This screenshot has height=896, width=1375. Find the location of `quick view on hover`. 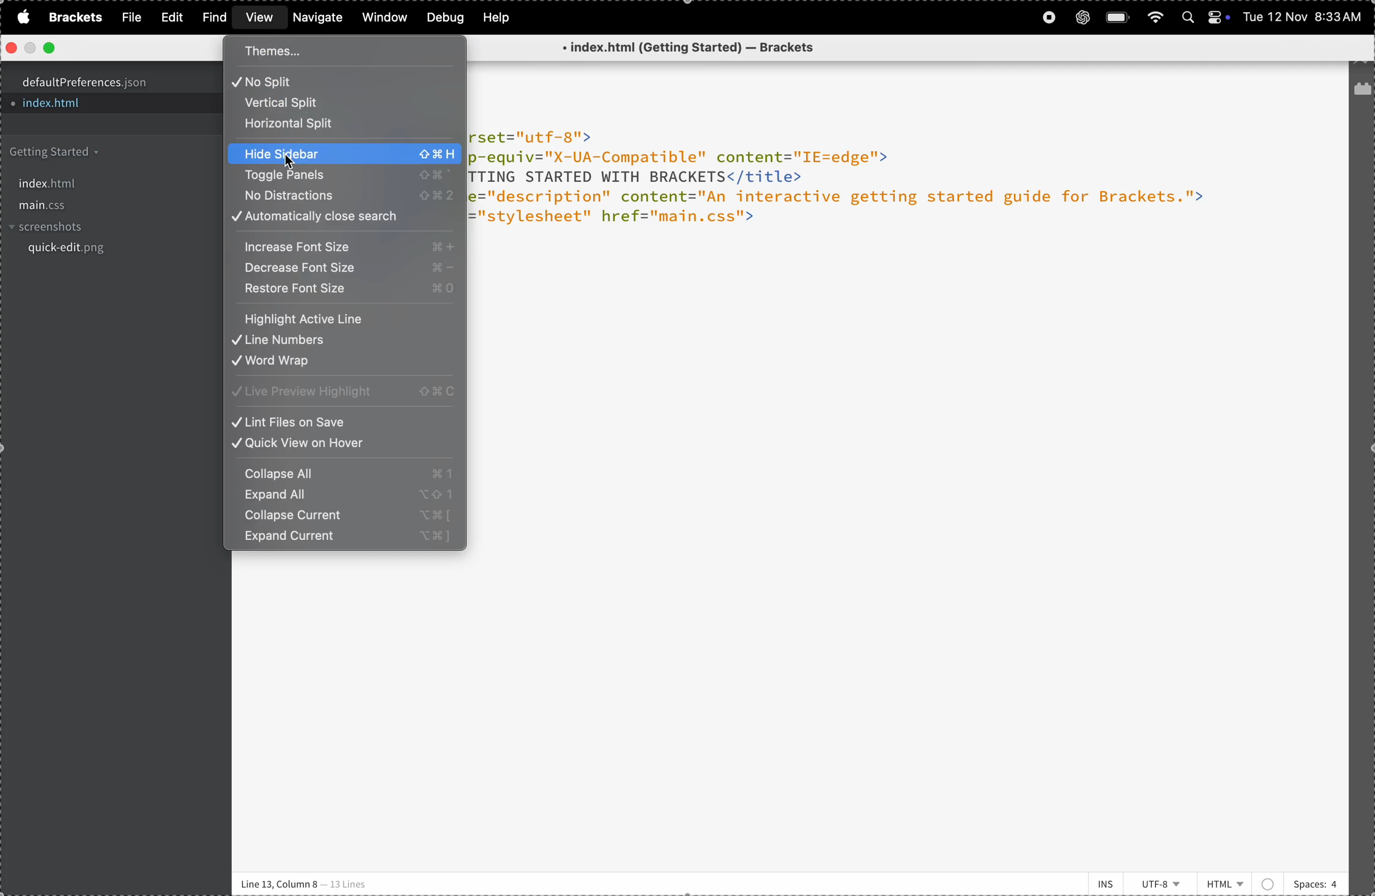

quick view on hover is located at coordinates (345, 446).